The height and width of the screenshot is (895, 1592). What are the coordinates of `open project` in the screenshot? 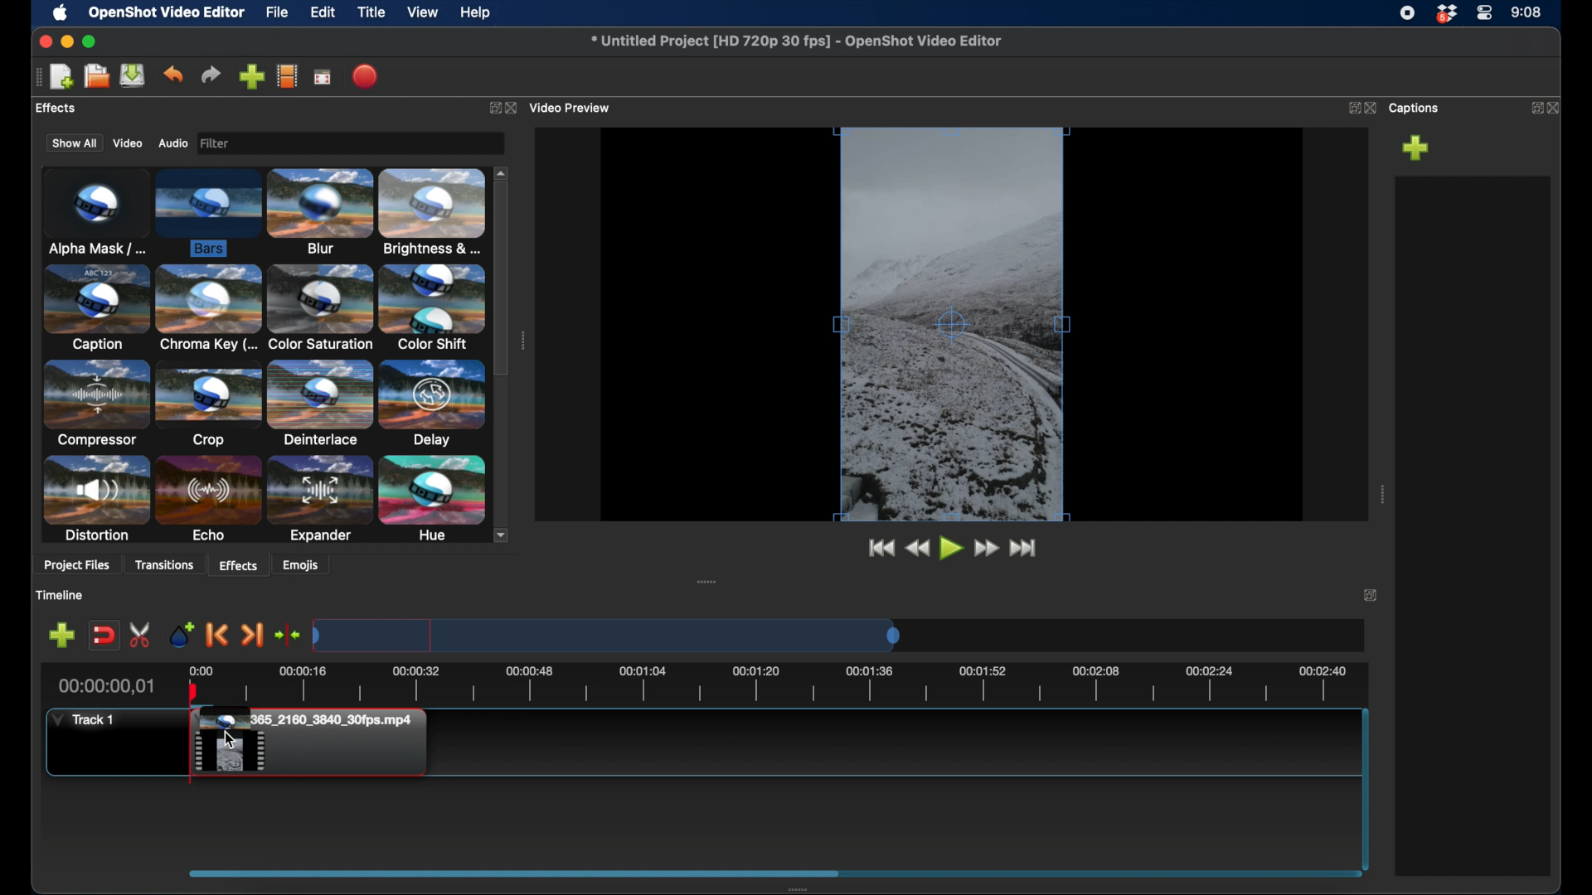 It's located at (95, 76).